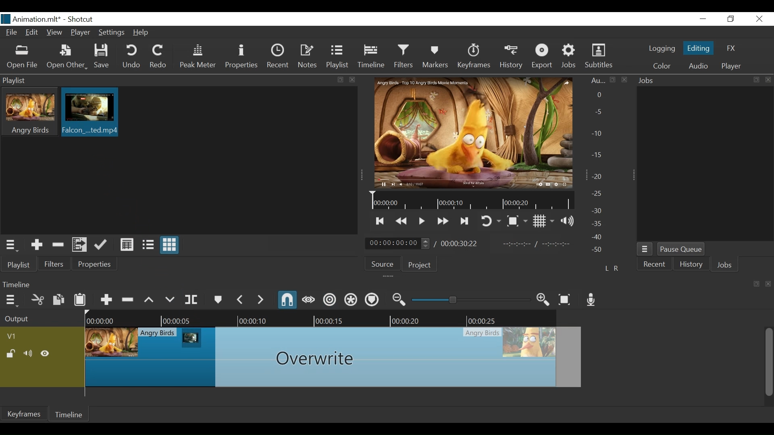 This screenshot has height=435, width=774. Describe the element at coordinates (600, 167) in the screenshot. I see `Audio Panel` at that location.